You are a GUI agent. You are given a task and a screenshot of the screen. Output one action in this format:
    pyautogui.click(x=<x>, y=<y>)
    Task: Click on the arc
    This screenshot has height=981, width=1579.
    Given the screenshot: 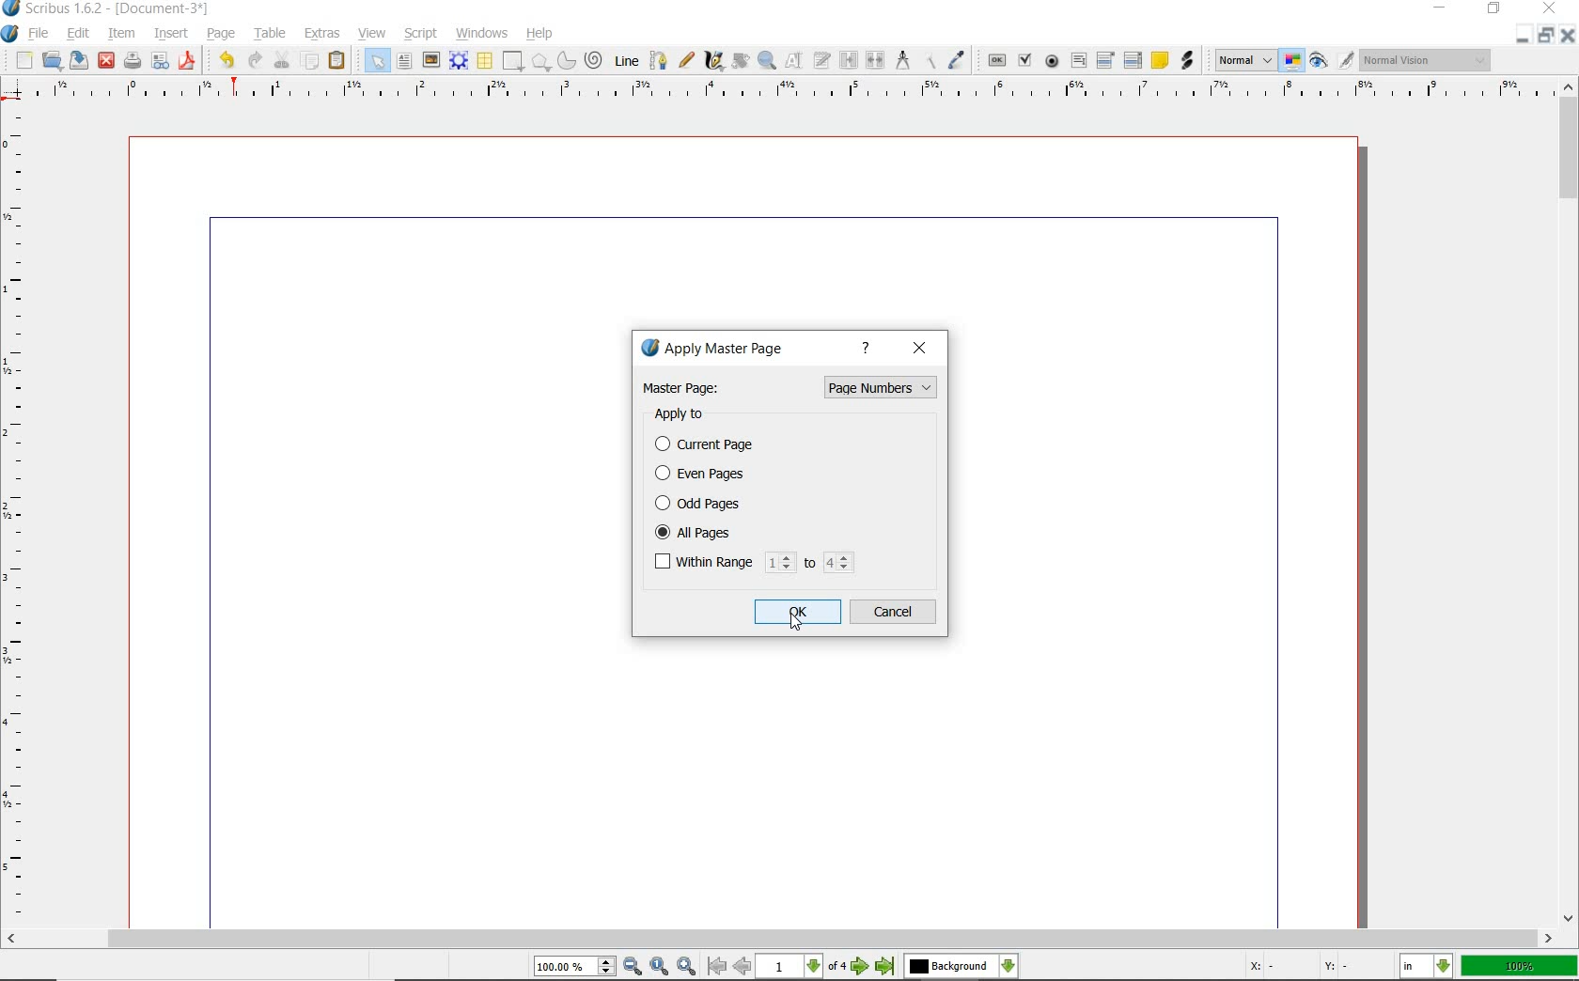 What is the action you would take?
    pyautogui.click(x=565, y=60)
    